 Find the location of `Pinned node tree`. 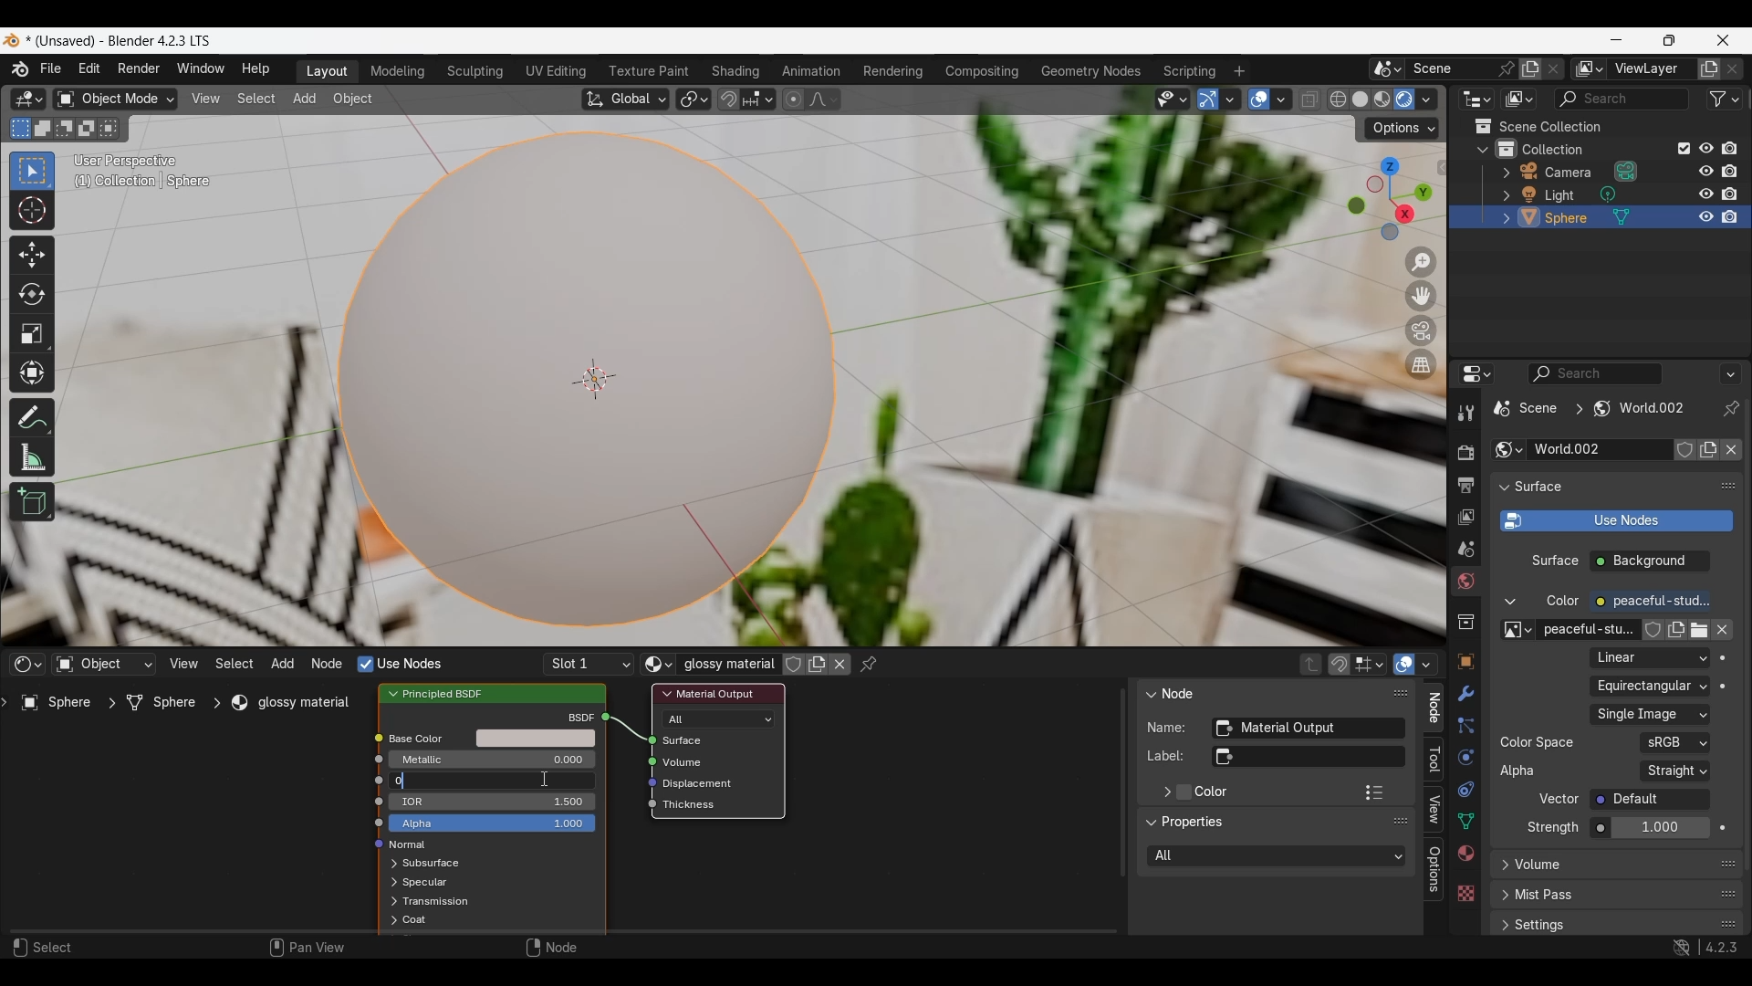

Pinned node tree is located at coordinates (868, 665).